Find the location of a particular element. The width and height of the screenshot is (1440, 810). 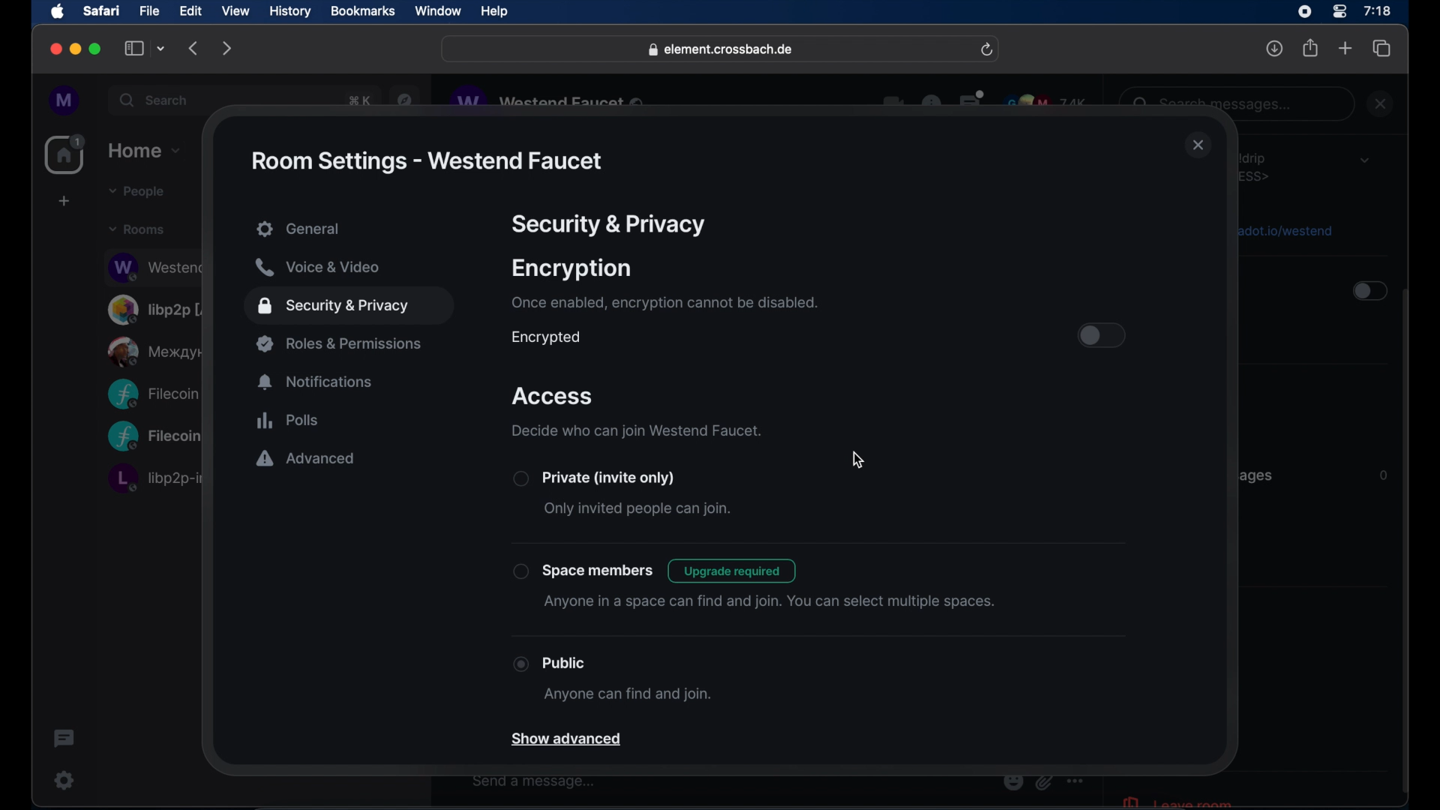

home is located at coordinates (67, 154).